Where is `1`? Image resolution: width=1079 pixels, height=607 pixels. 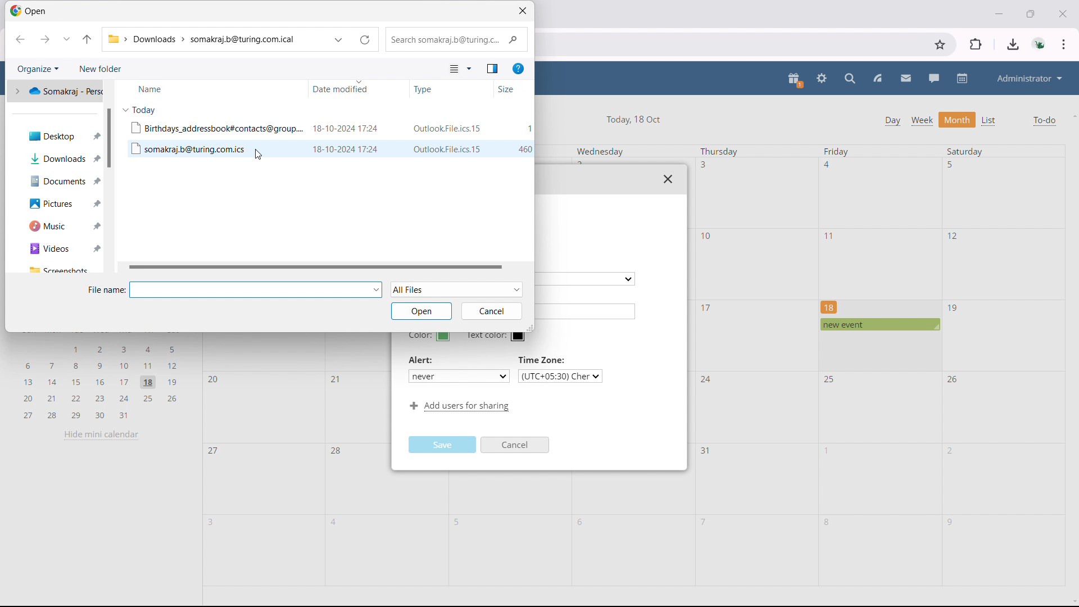 1 is located at coordinates (529, 129).